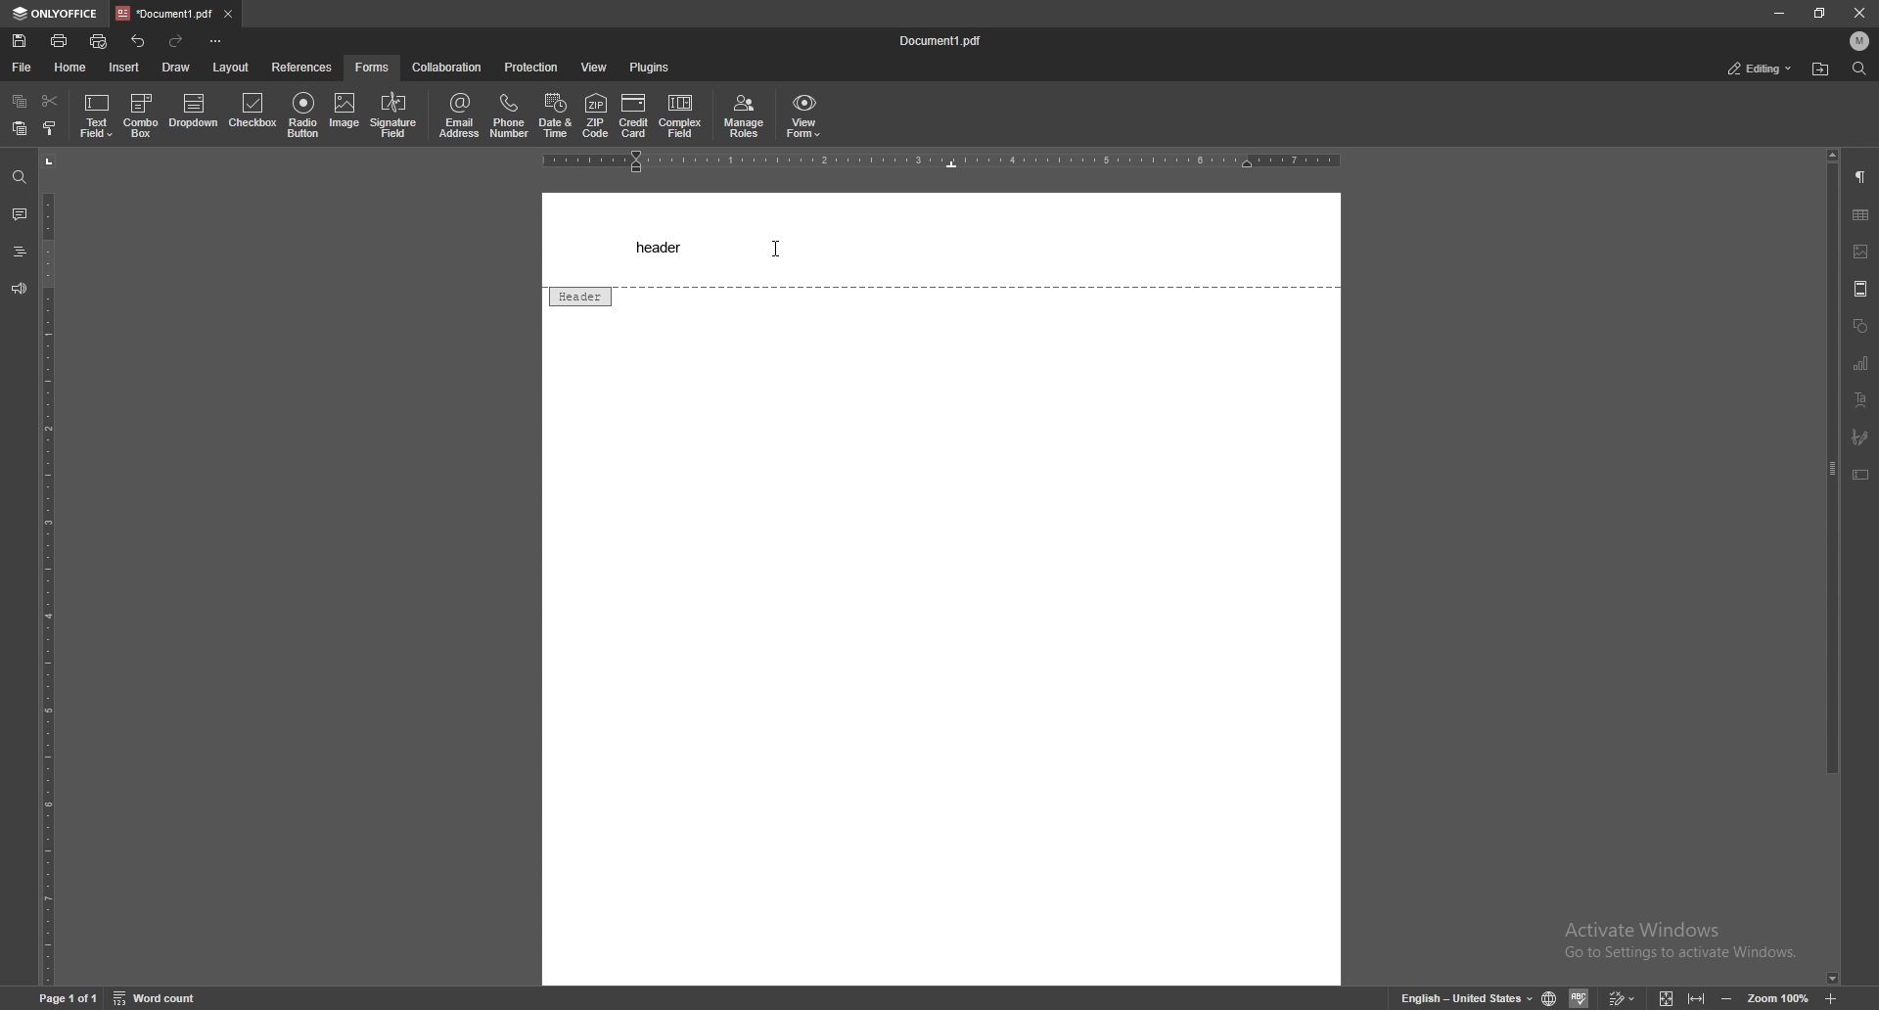 This screenshot has width=1879, height=1010. Describe the element at coordinates (1697, 998) in the screenshot. I see `fit to width` at that location.